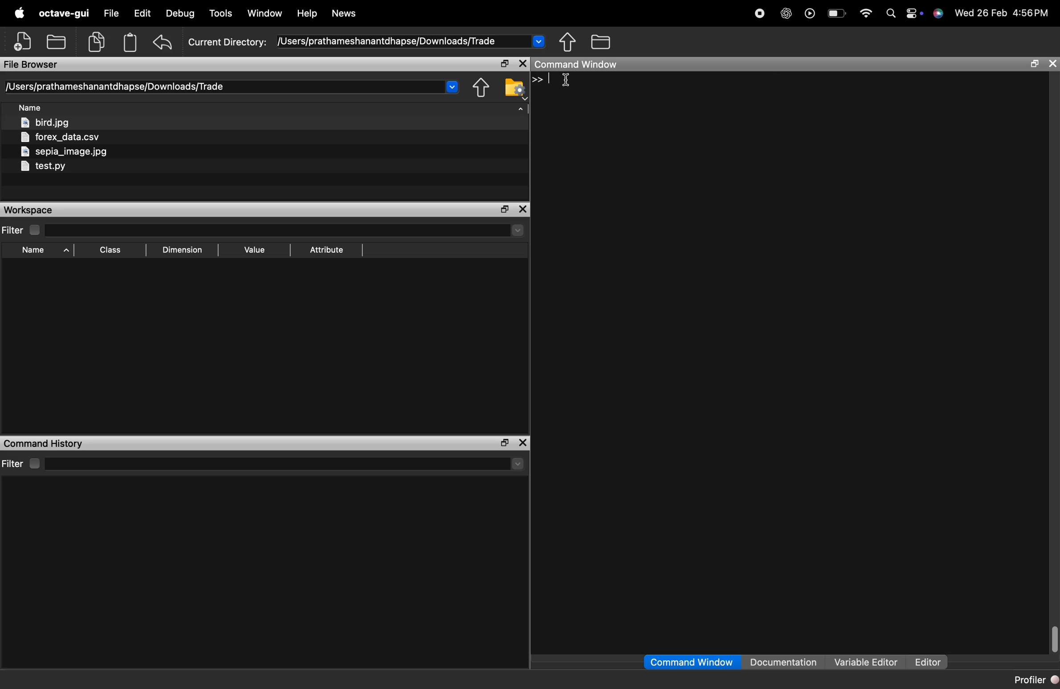  Describe the element at coordinates (306, 12) in the screenshot. I see `Help` at that location.